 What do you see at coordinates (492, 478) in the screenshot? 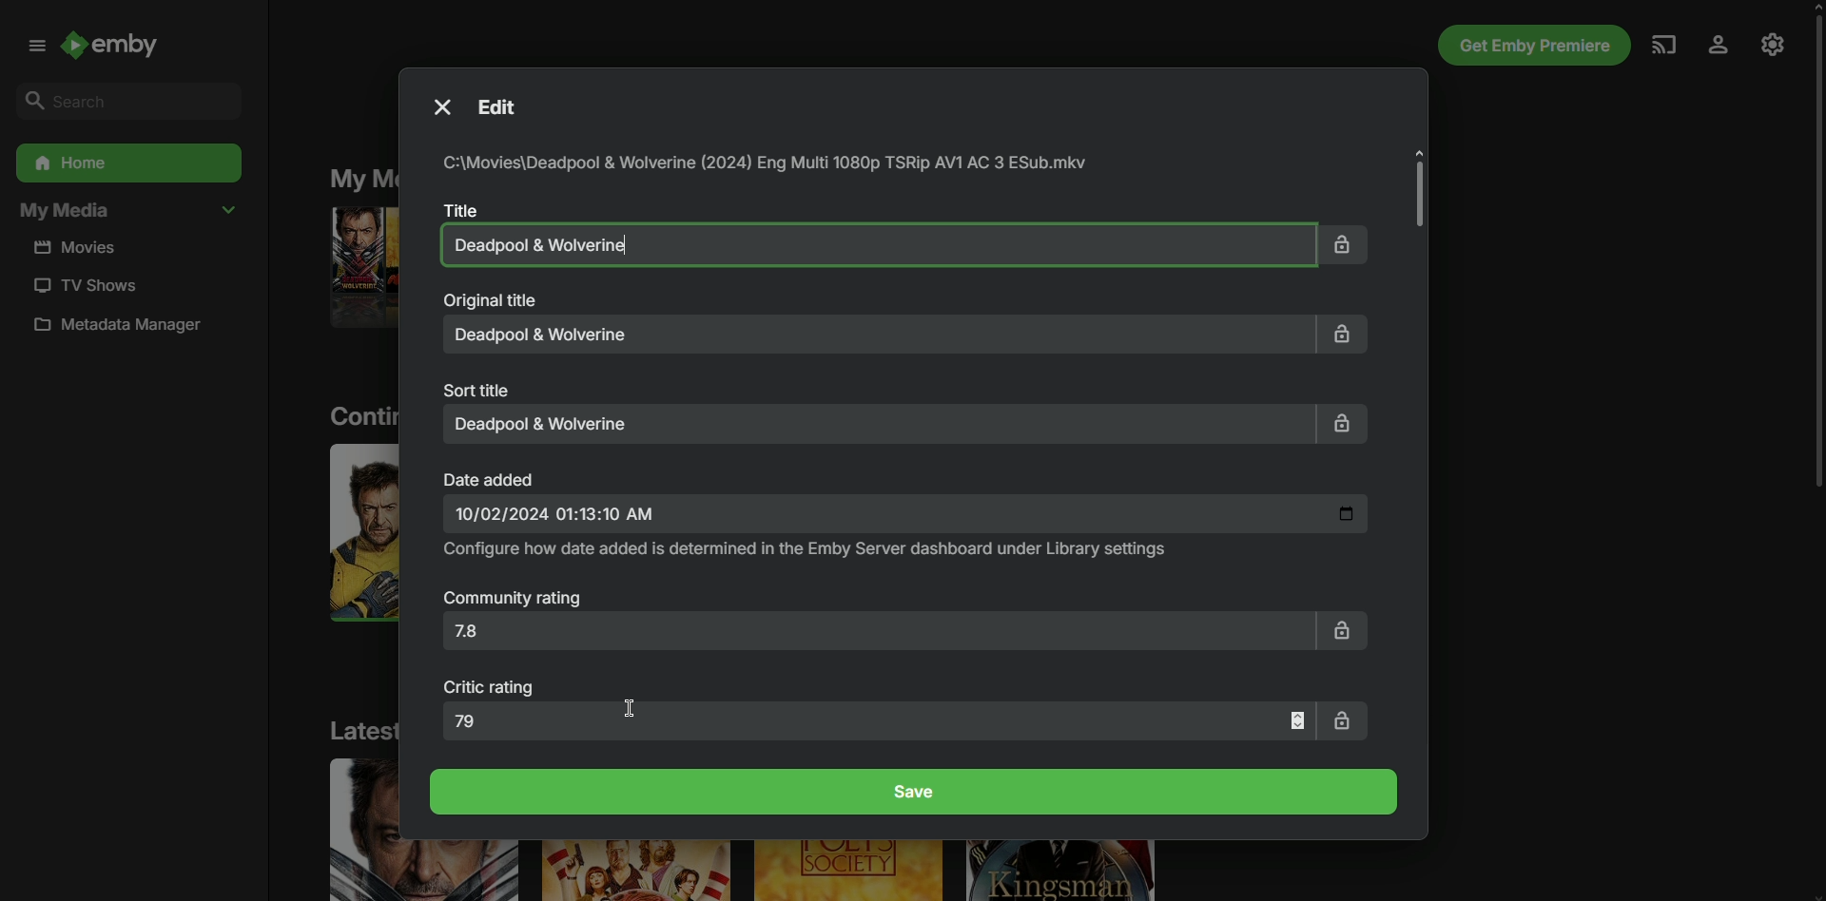
I see `Date added` at bounding box center [492, 478].